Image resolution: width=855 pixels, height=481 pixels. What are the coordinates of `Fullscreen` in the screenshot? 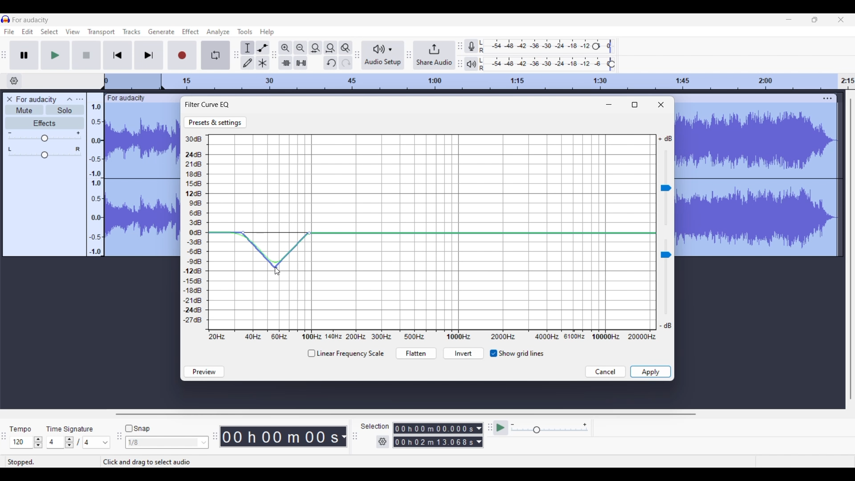 It's located at (635, 105).